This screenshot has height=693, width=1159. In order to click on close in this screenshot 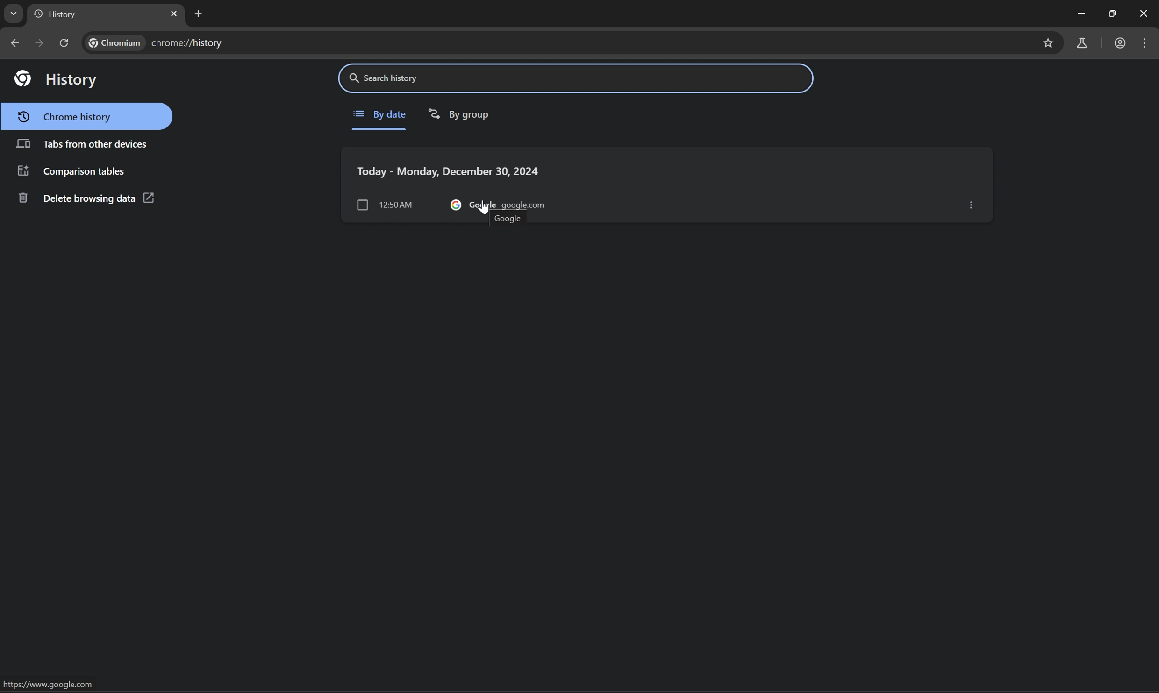, I will do `click(175, 15)`.